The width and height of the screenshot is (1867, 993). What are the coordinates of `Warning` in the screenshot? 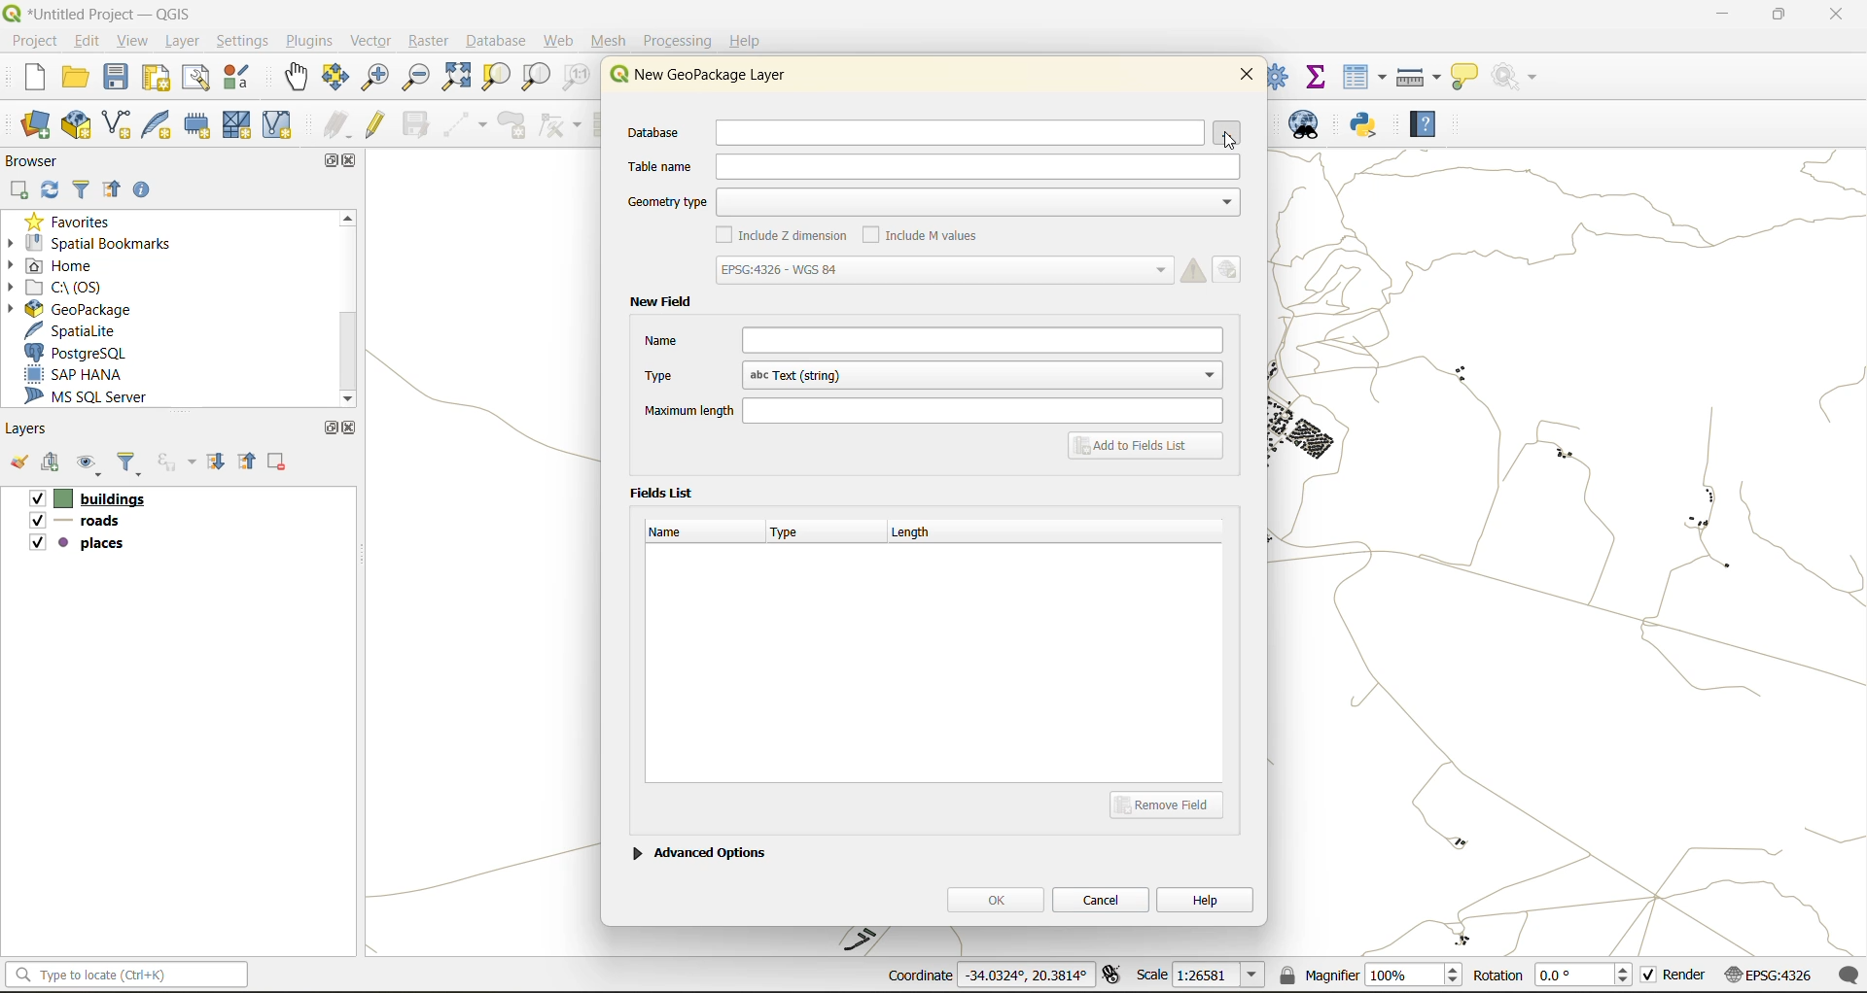 It's located at (1194, 269).